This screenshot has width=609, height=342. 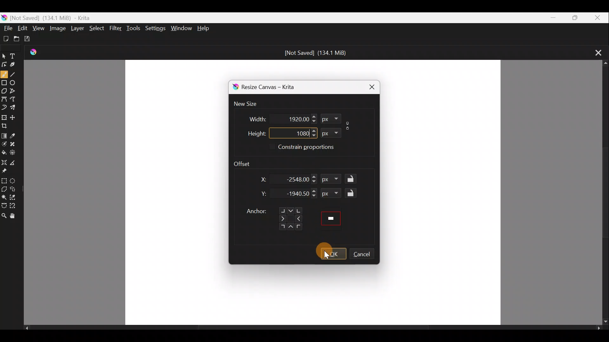 I want to click on Krita logo, so click(x=234, y=87).